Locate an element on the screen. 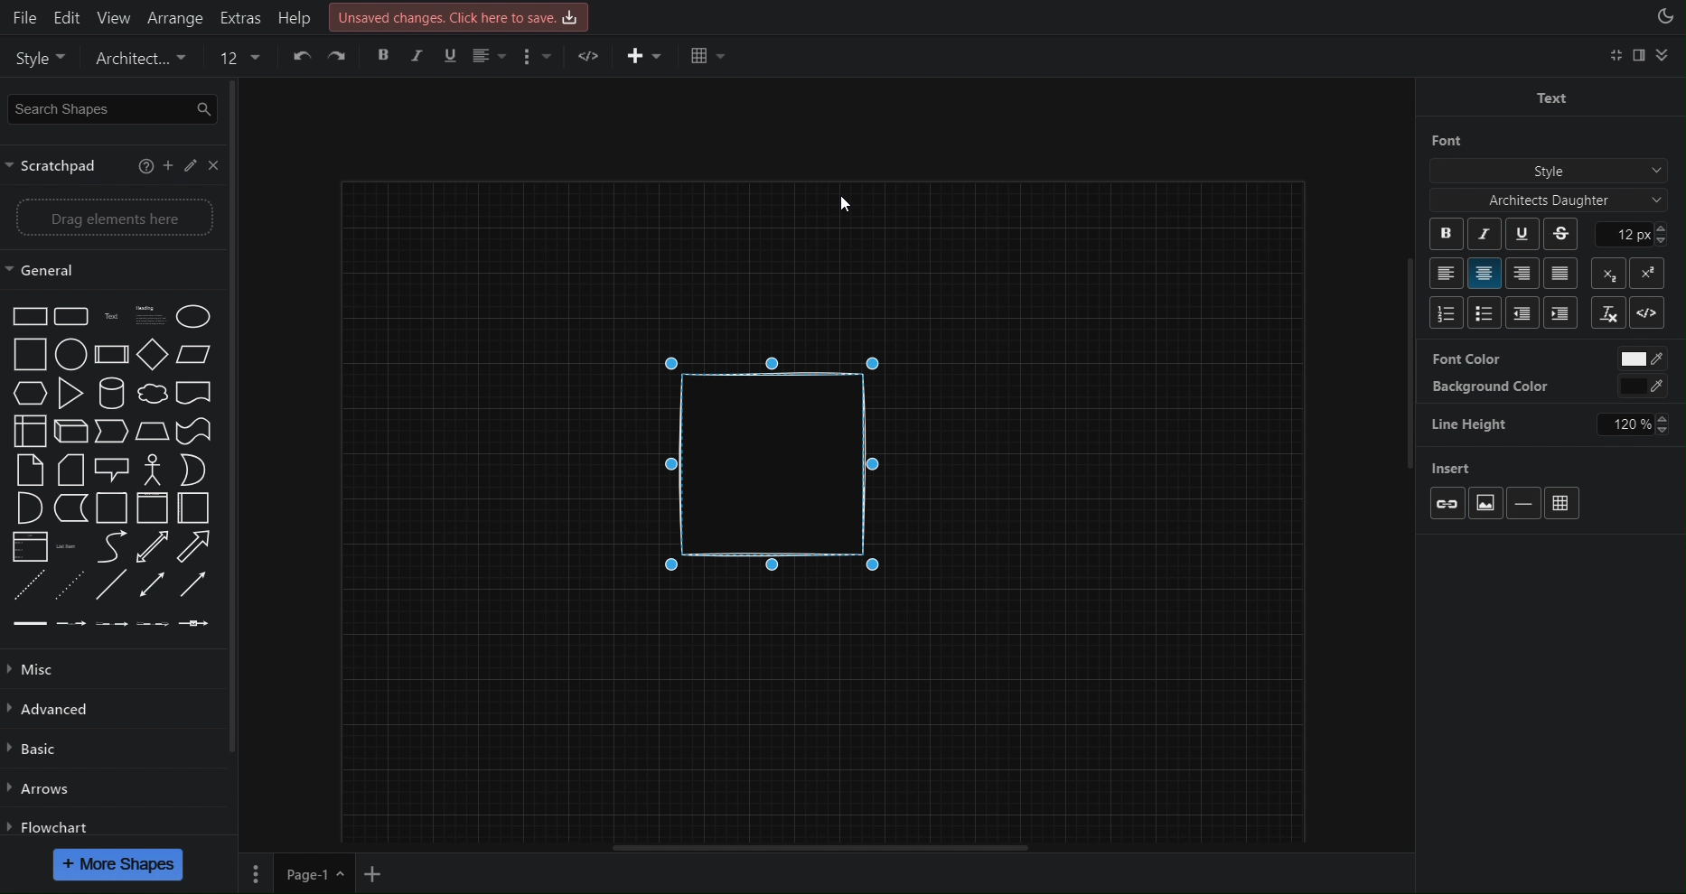  Italiax is located at coordinates (1606, 311).